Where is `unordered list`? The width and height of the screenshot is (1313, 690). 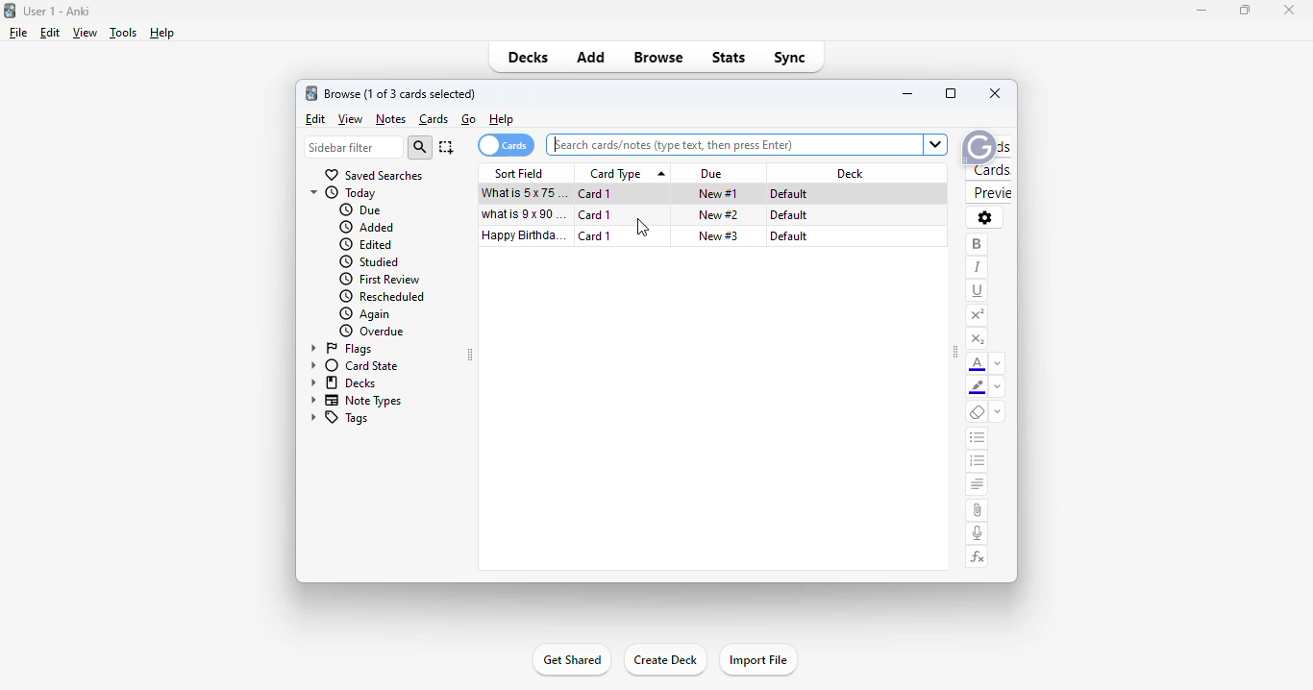 unordered list is located at coordinates (979, 437).